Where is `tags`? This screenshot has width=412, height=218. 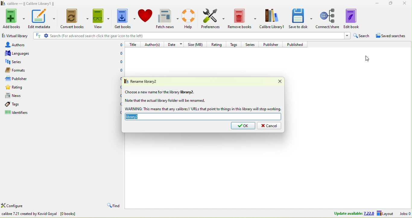
tags is located at coordinates (235, 44).